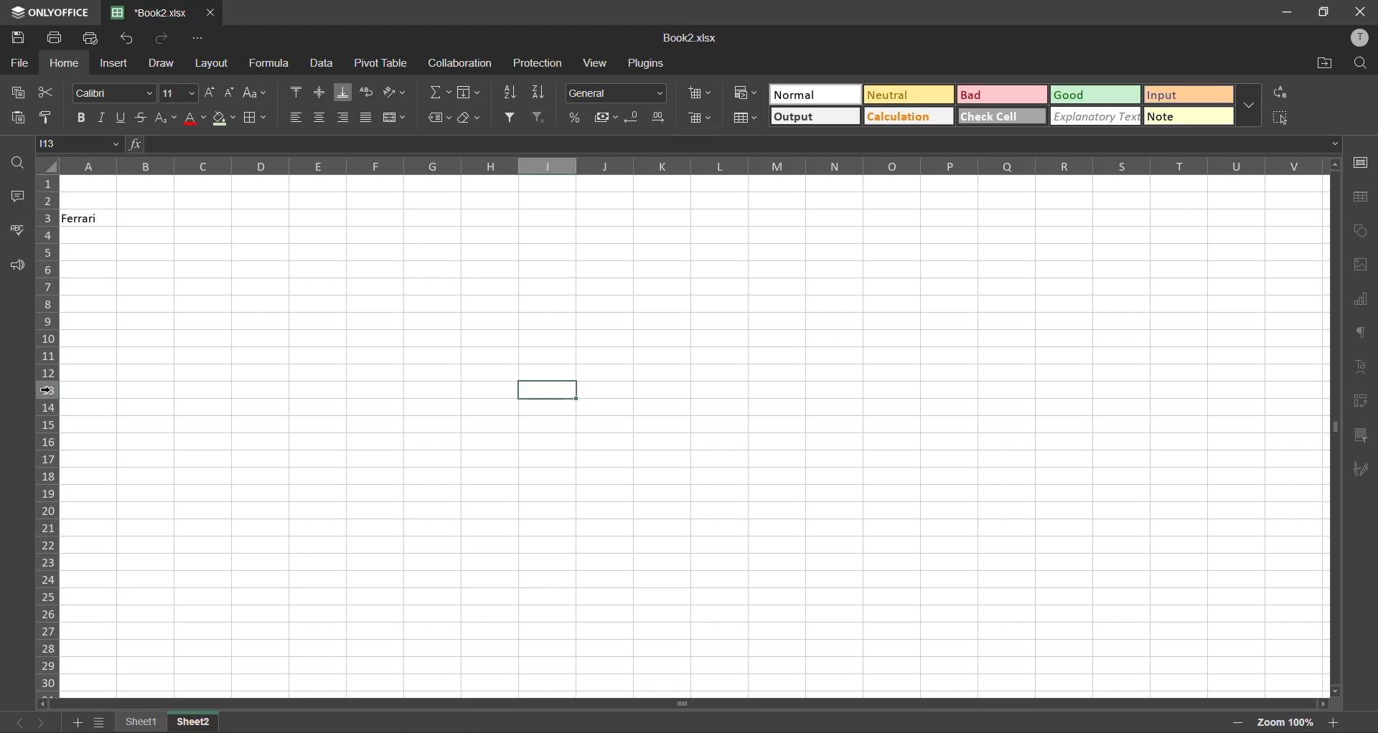 This screenshot has width=1378, height=733. Describe the element at coordinates (21, 63) in the screenshot. I see `file` at that location.